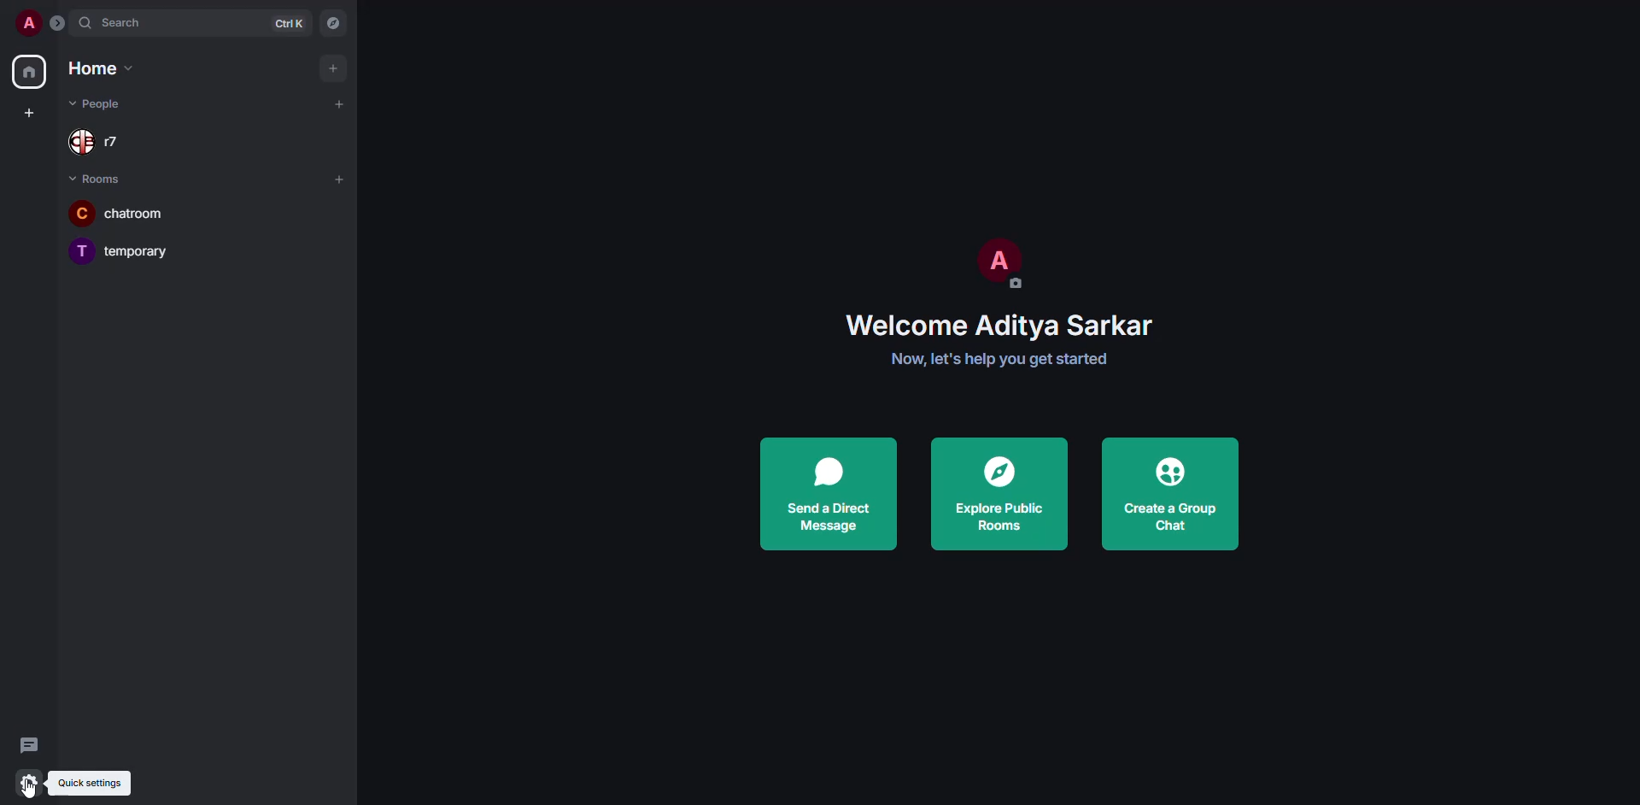 This screenshot has width=1640, height=805. What do you see at coordinates (137, 212) in the screenshot?
I see `chatroom` at bounding box center [137, 212].